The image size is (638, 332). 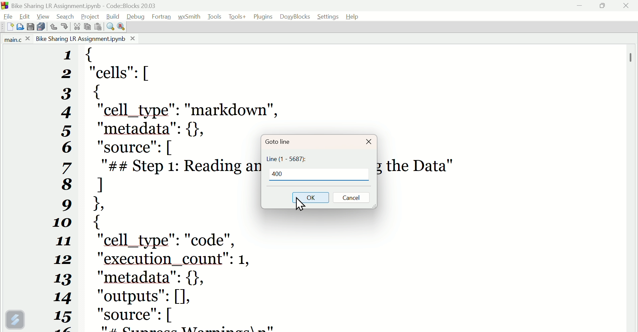 I want to click on Find, so click(x=109, y=26).